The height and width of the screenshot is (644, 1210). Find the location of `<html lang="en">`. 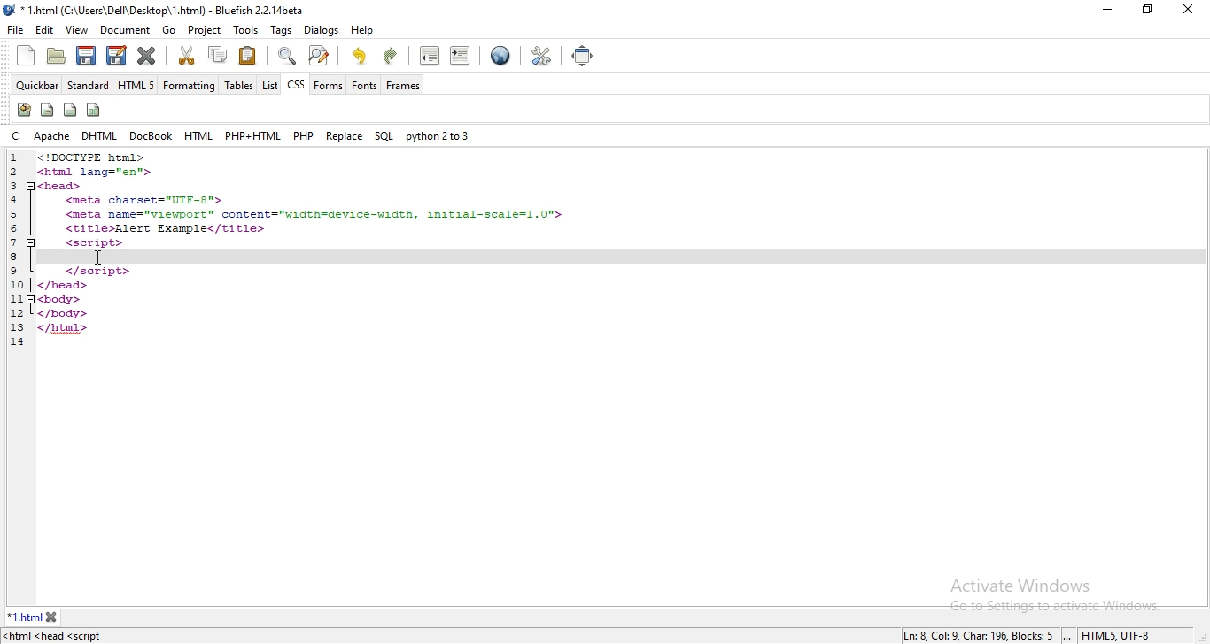

<html lang="en"> is located at coordinates (96, 171).